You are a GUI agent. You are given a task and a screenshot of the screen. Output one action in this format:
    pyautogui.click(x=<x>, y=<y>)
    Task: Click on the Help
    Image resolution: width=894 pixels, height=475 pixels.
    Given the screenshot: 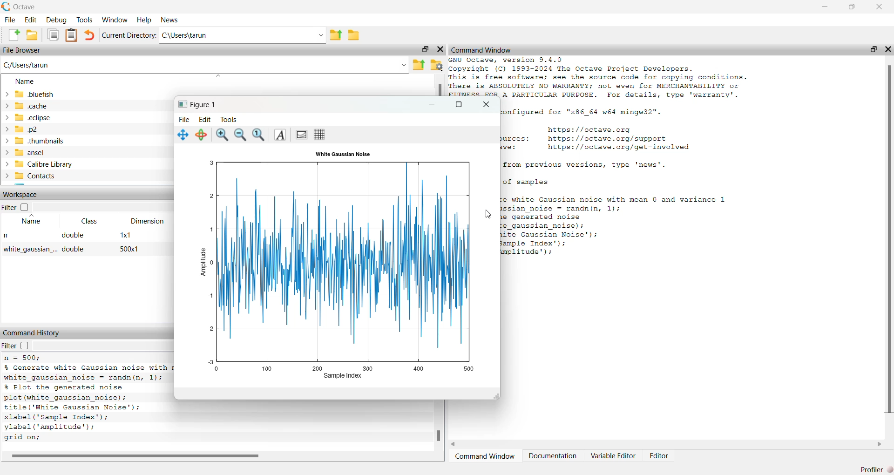 What is the action you would take?
    pyautogui.click(x=143, y=20)
    